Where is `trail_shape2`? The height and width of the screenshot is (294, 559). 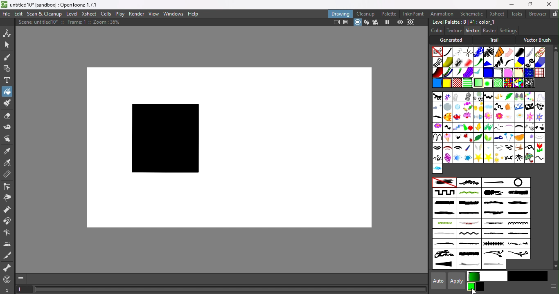
trail_shape2 is located at coordinates (495, 265).